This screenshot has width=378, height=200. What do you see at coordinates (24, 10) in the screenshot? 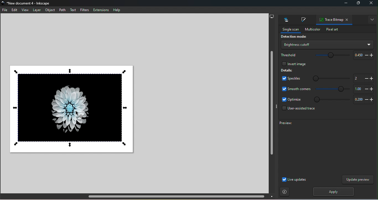
I see `View` at bounding box center [24, 10].